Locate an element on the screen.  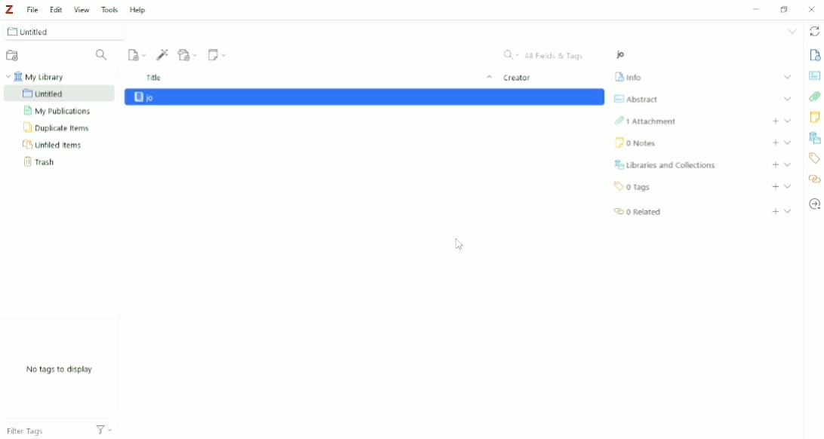
Cursor is located at coordinates (458, 243).